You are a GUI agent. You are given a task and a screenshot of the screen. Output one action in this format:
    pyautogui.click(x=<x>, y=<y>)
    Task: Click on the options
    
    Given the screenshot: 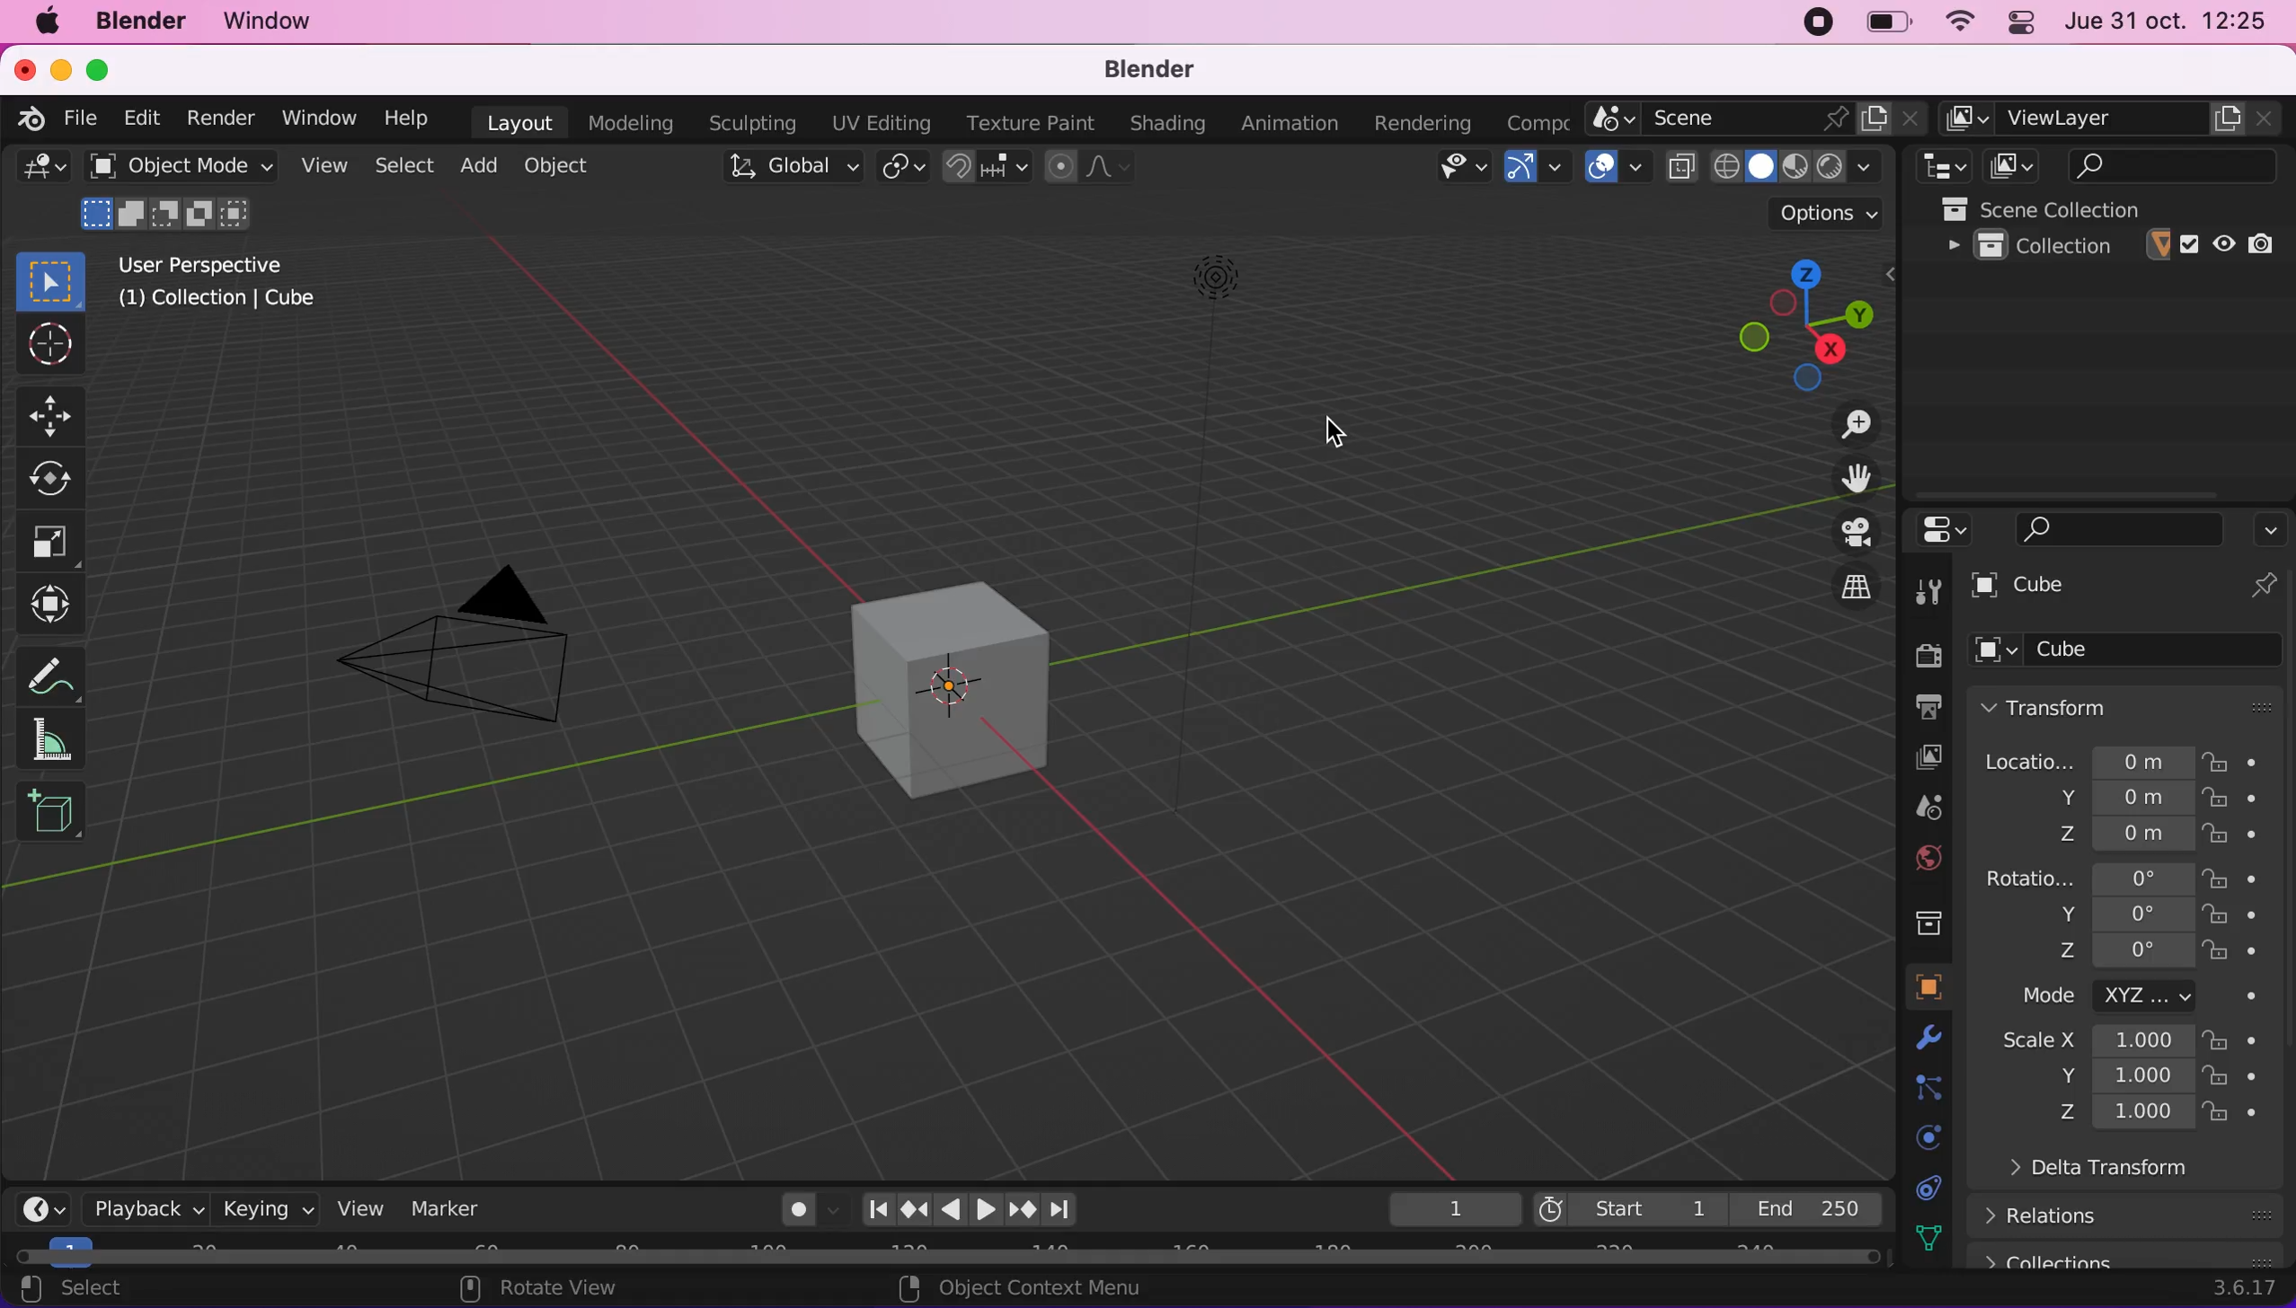 What is the action you would take?
    pyautogui.click(x=2270, y=525)
    